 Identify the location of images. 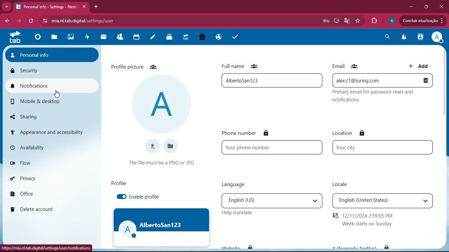
(70, 38).